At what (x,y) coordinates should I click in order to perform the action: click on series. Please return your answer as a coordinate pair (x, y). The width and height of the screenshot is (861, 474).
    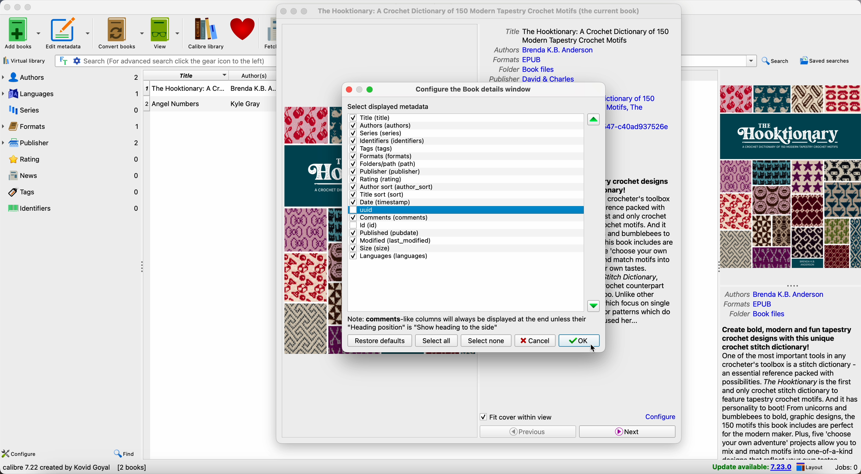
    Looking at the image, I should click on (377, 133).